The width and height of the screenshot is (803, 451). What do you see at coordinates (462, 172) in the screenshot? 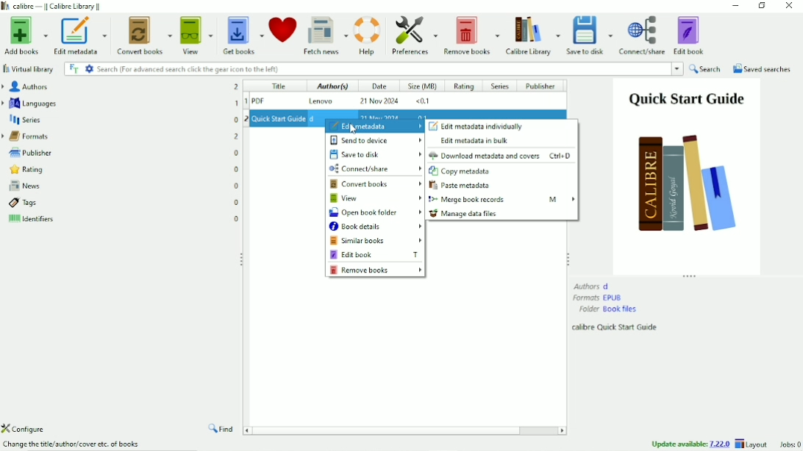
I see `Copy metadata` at bounding box center [462, 172].